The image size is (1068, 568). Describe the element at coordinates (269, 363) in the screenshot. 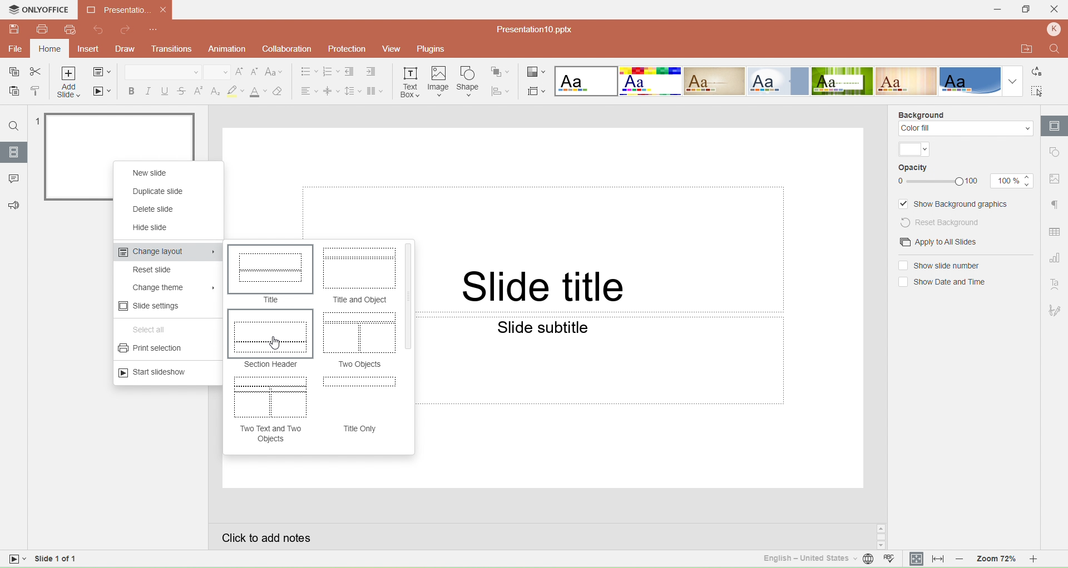

I see `Section Header` at that location.